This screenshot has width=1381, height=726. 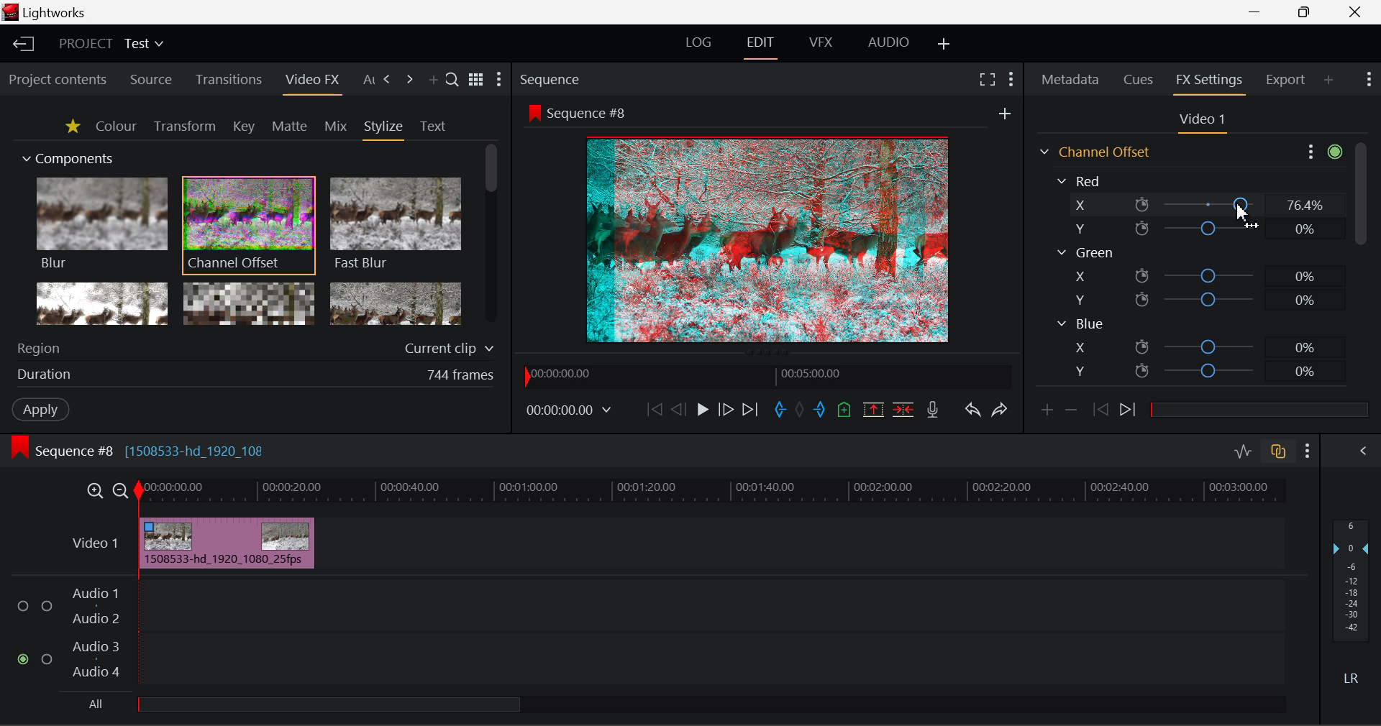 What do you see at coordinates (22, 45) in the screenshot?
I see `Back to Homepage` at bounding box center [22, 45].